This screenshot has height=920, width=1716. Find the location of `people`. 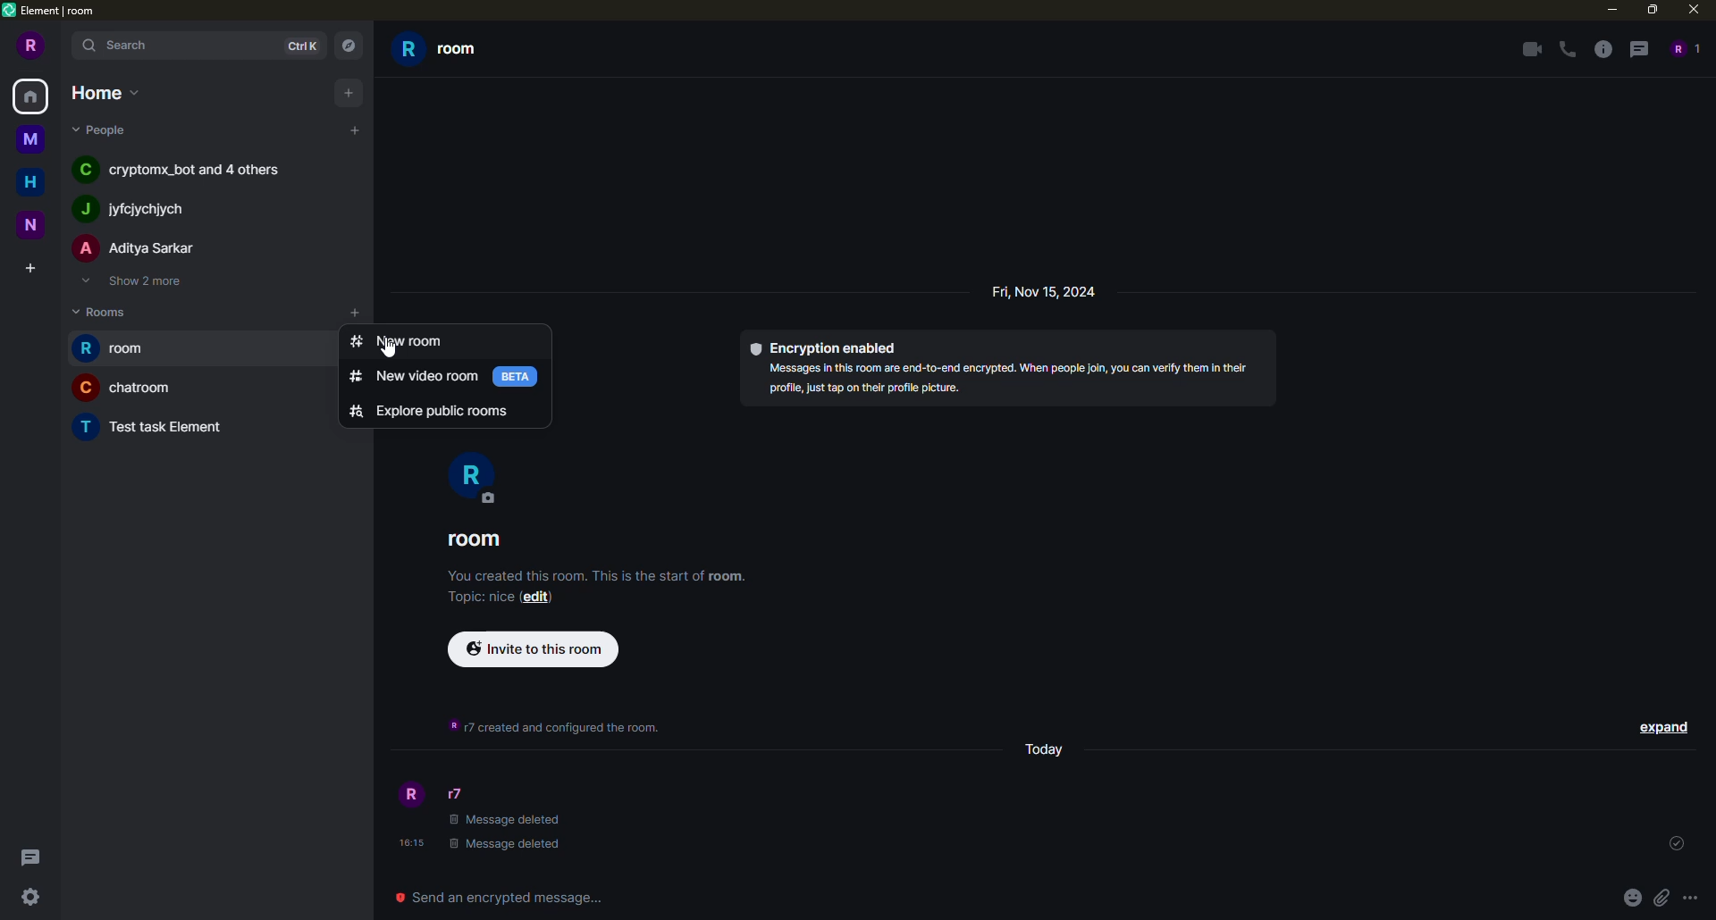

people is located at coordinates (189, 168).